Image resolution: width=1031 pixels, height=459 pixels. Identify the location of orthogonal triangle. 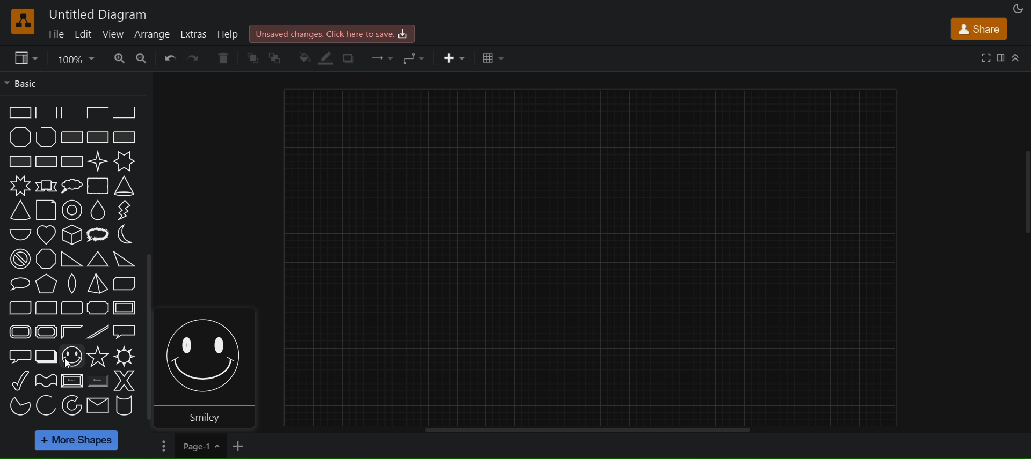
(70, 260).